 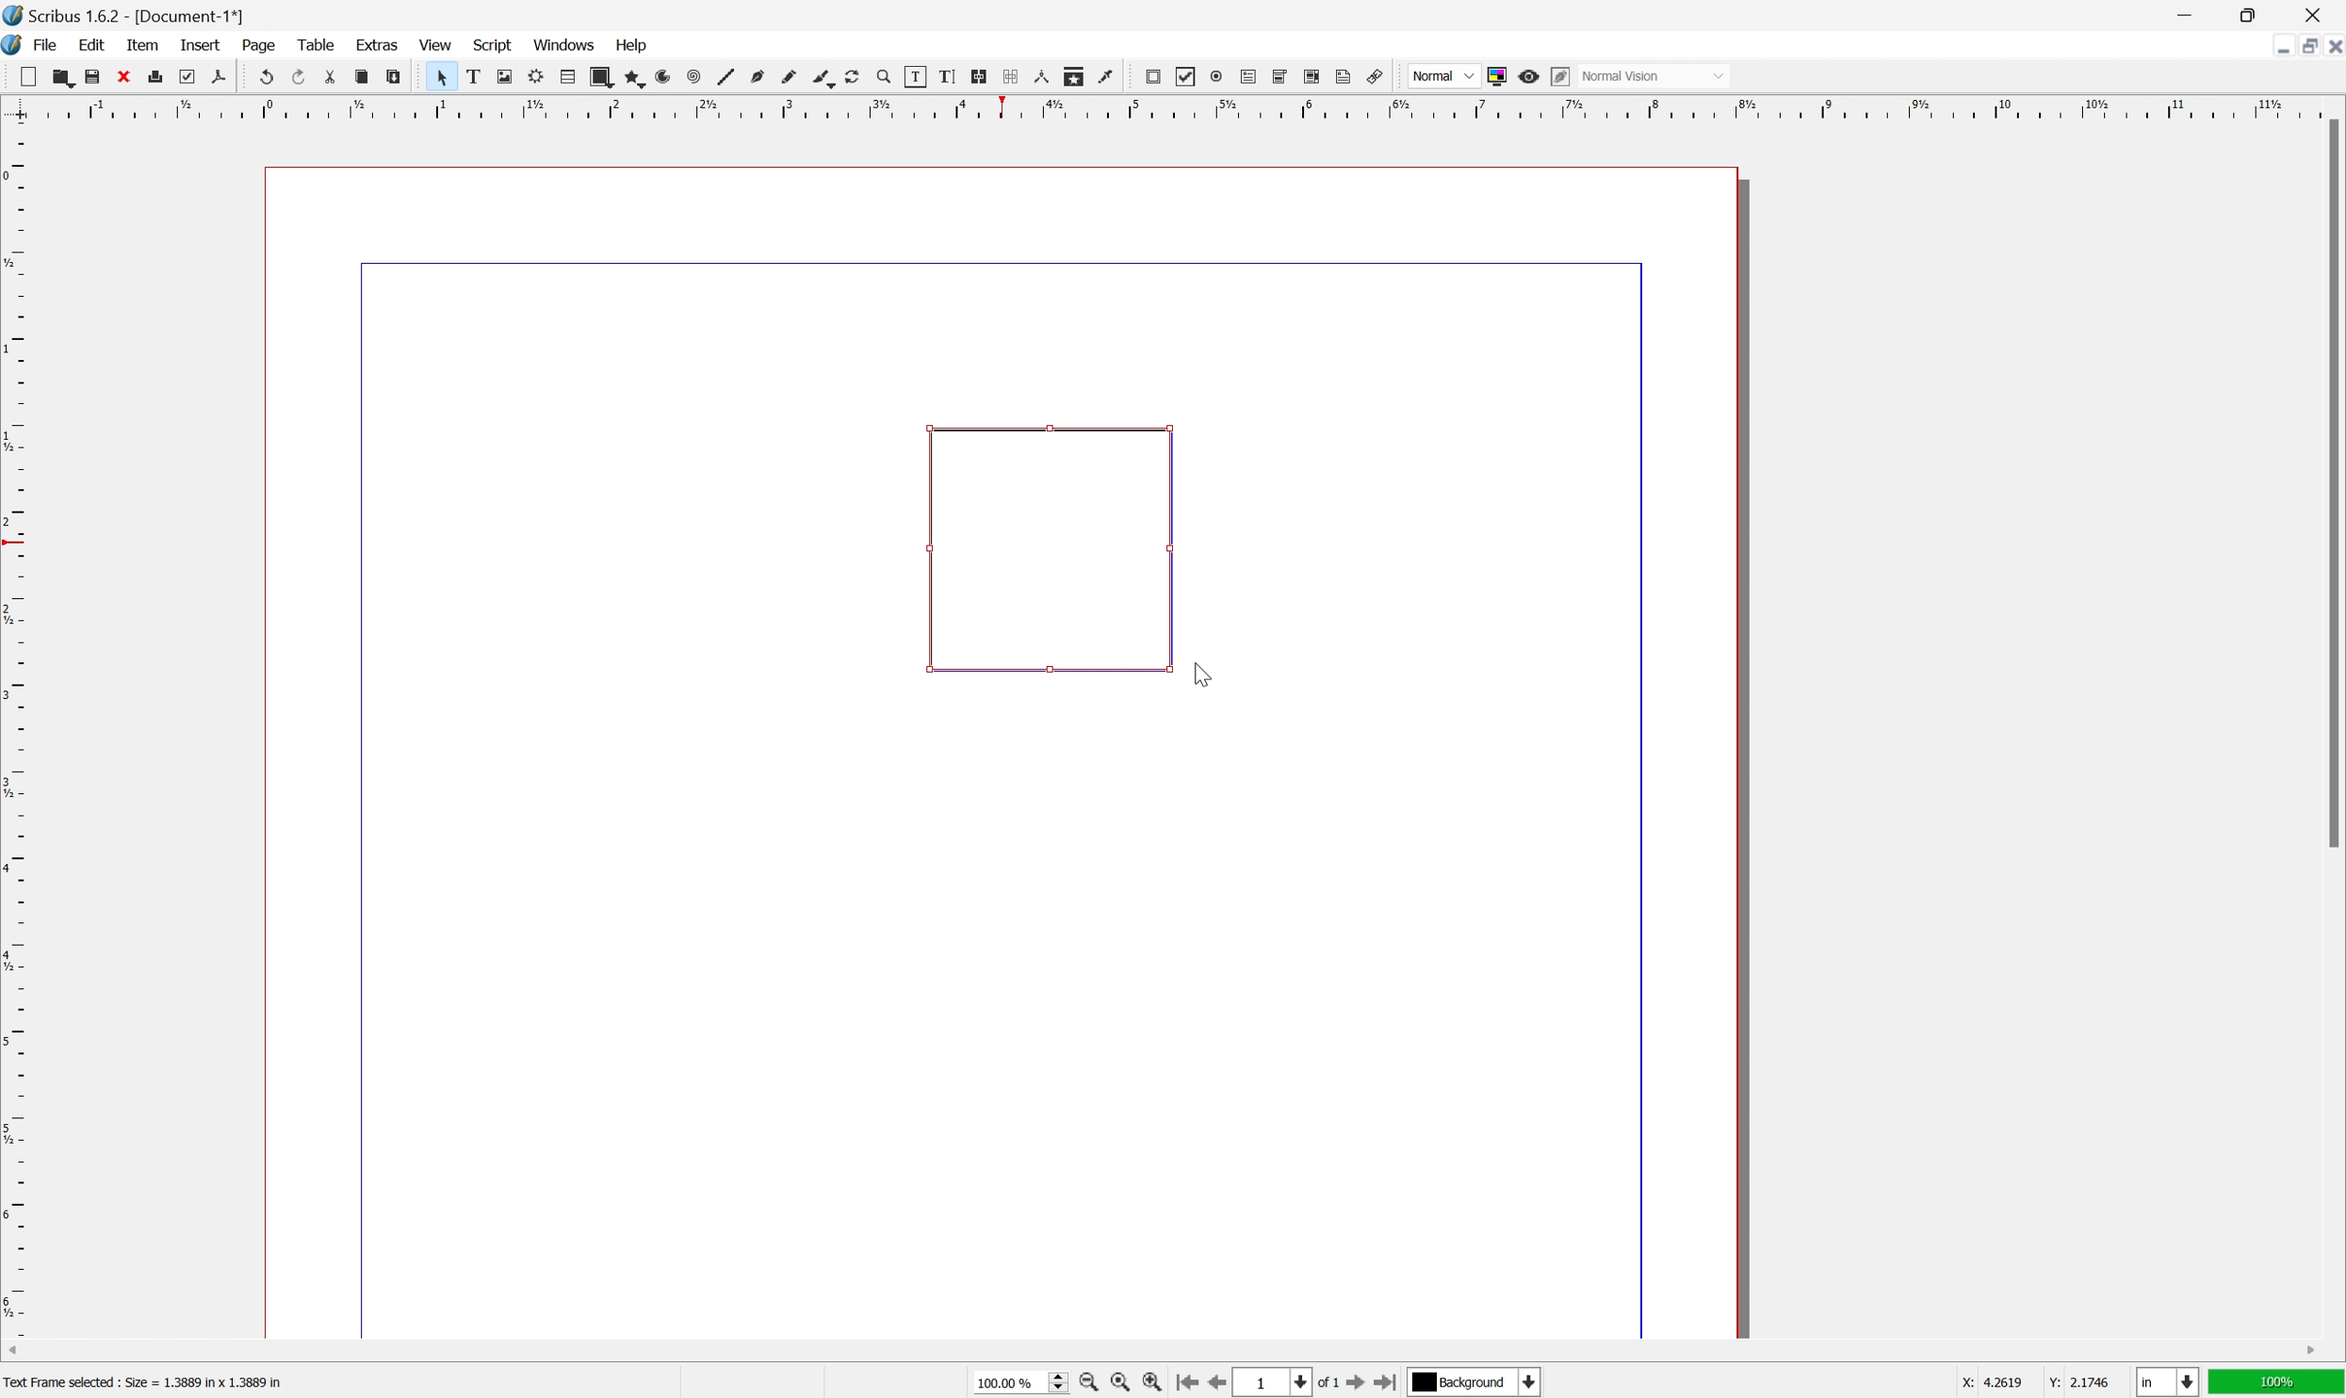 I want to click on pdf combo box, so click(x=1280, y=76).